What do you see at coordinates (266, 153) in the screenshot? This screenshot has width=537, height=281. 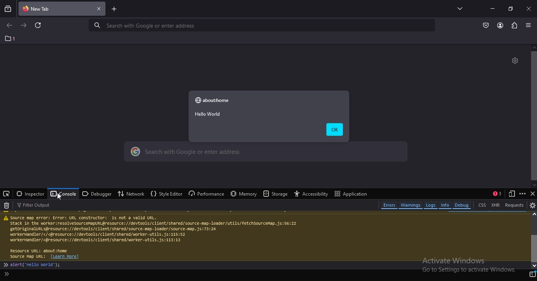 I see `search` at bounding box center [266, 153].